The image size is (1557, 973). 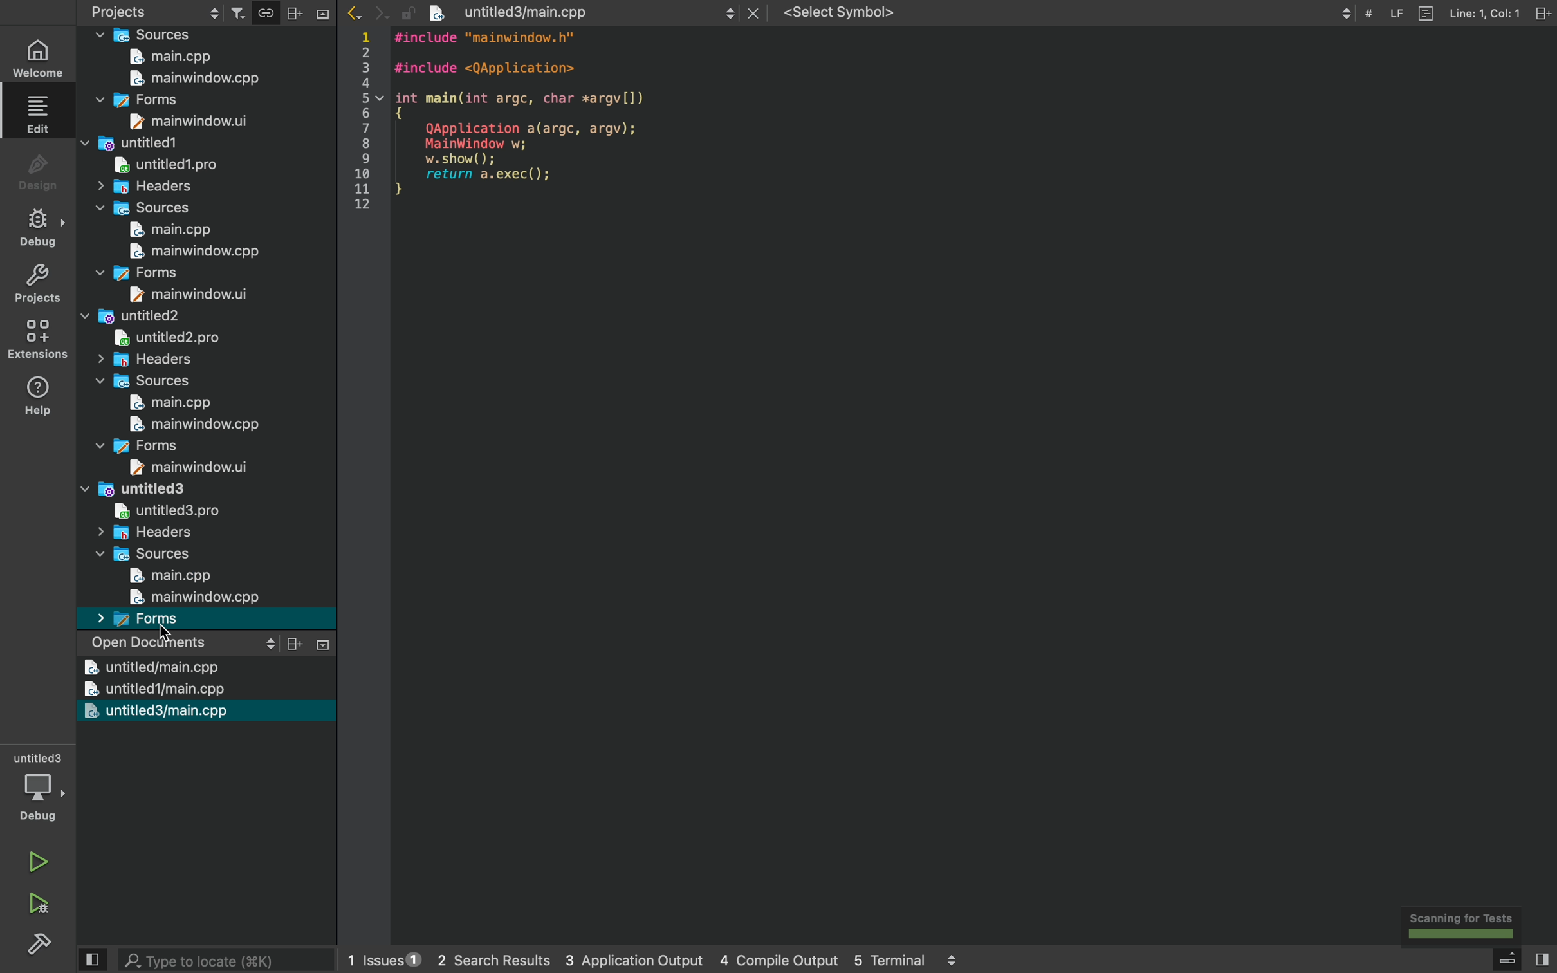 What do you see at coordinates (213, 644) in the screenshot?
I see `open documents` at bounding box center [213, 644].